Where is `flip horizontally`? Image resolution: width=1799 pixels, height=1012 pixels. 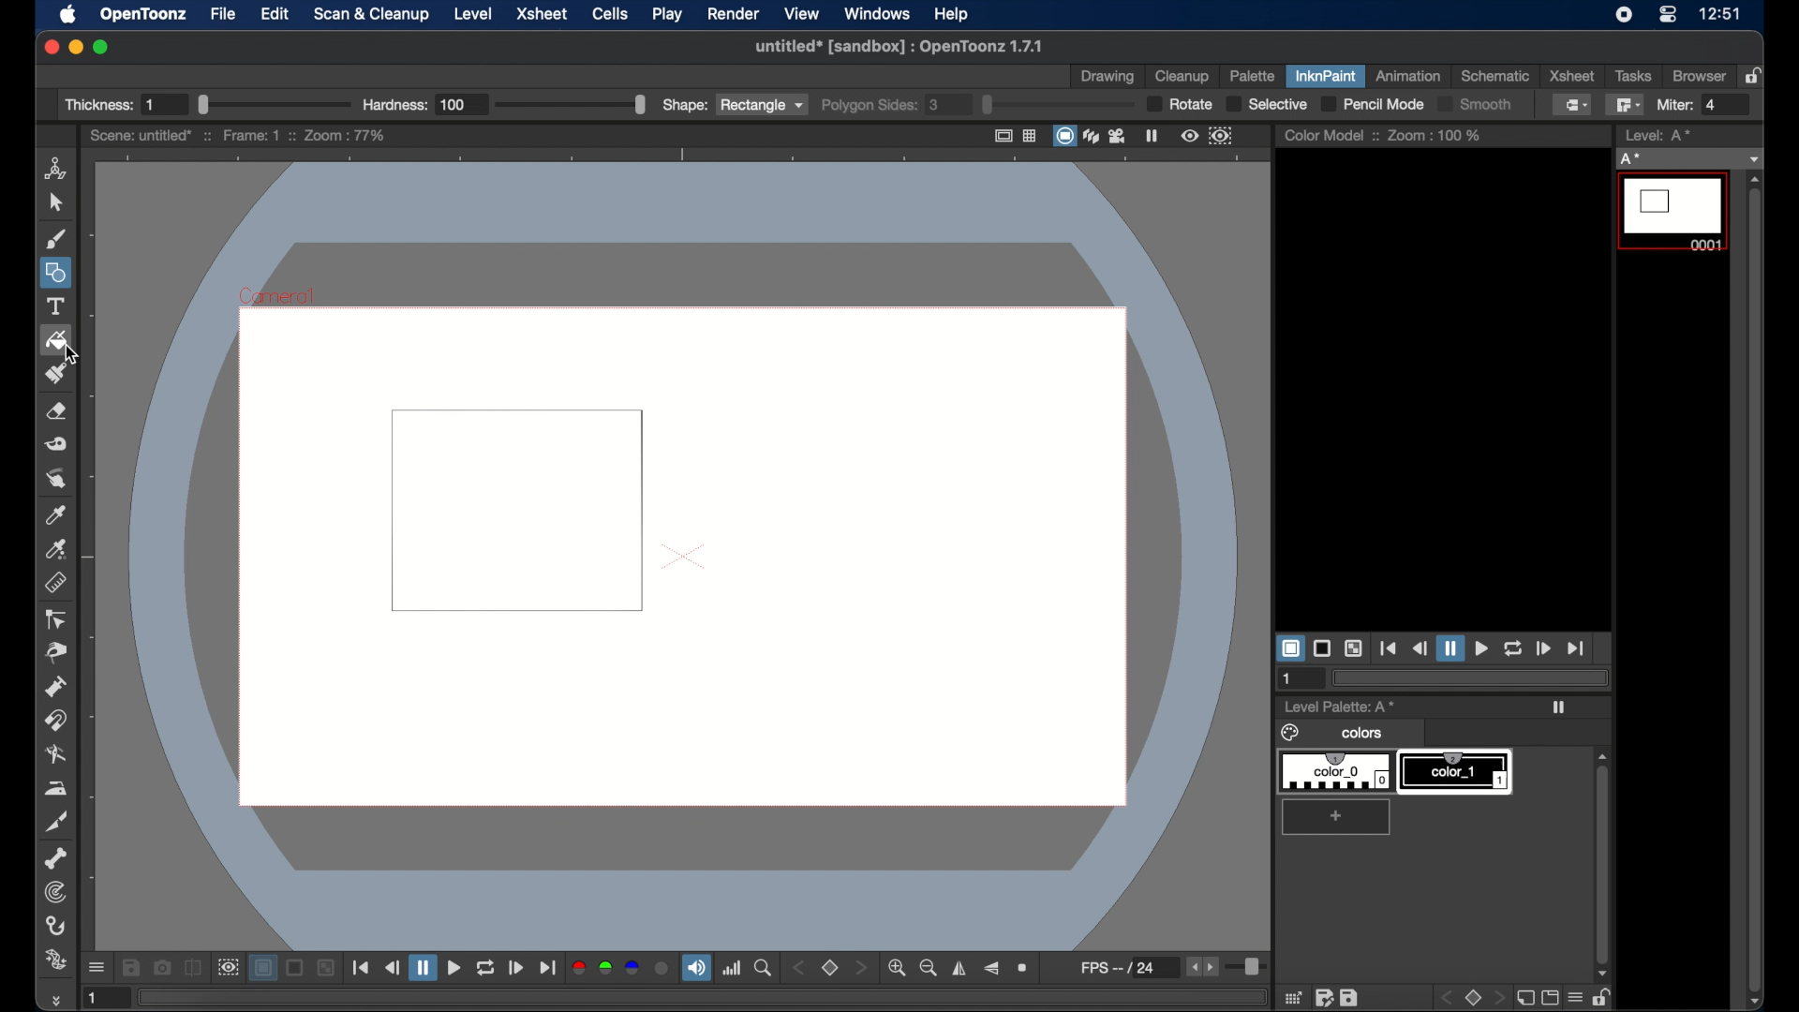
flip horizontally is located at coordinates (960, 968).